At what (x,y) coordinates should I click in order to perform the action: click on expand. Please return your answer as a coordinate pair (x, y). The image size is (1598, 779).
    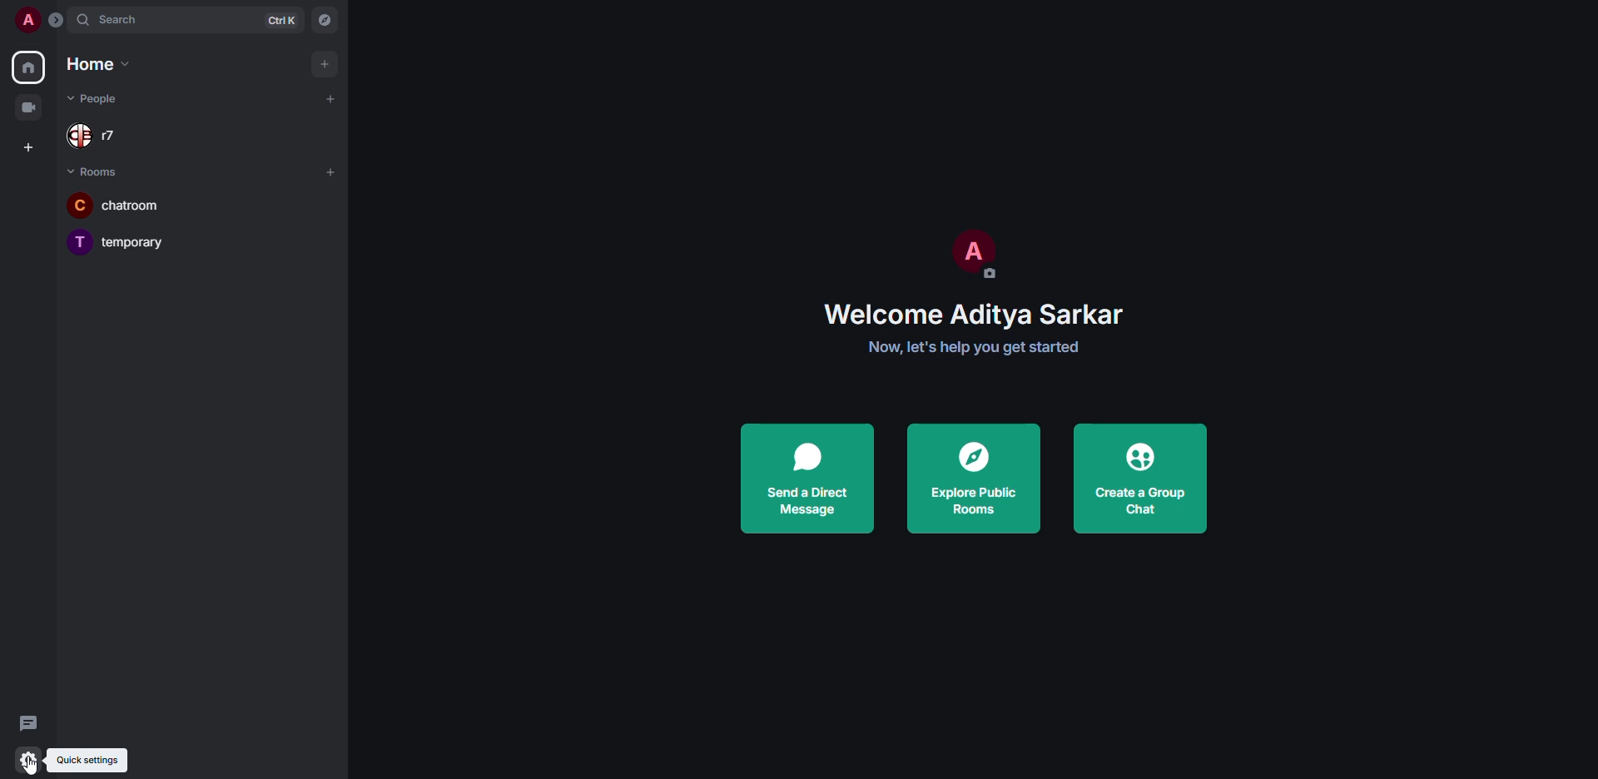
    Looking at the image, I should click on (55, 22).